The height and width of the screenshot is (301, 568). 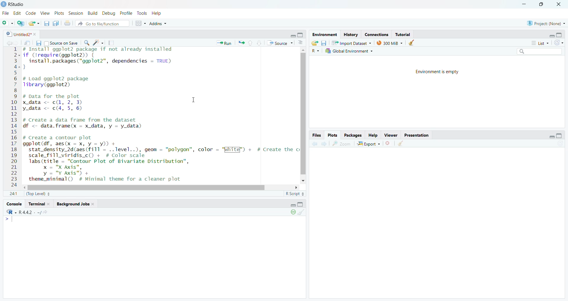 I want to click on Presentation, so click(x=417, y=135).